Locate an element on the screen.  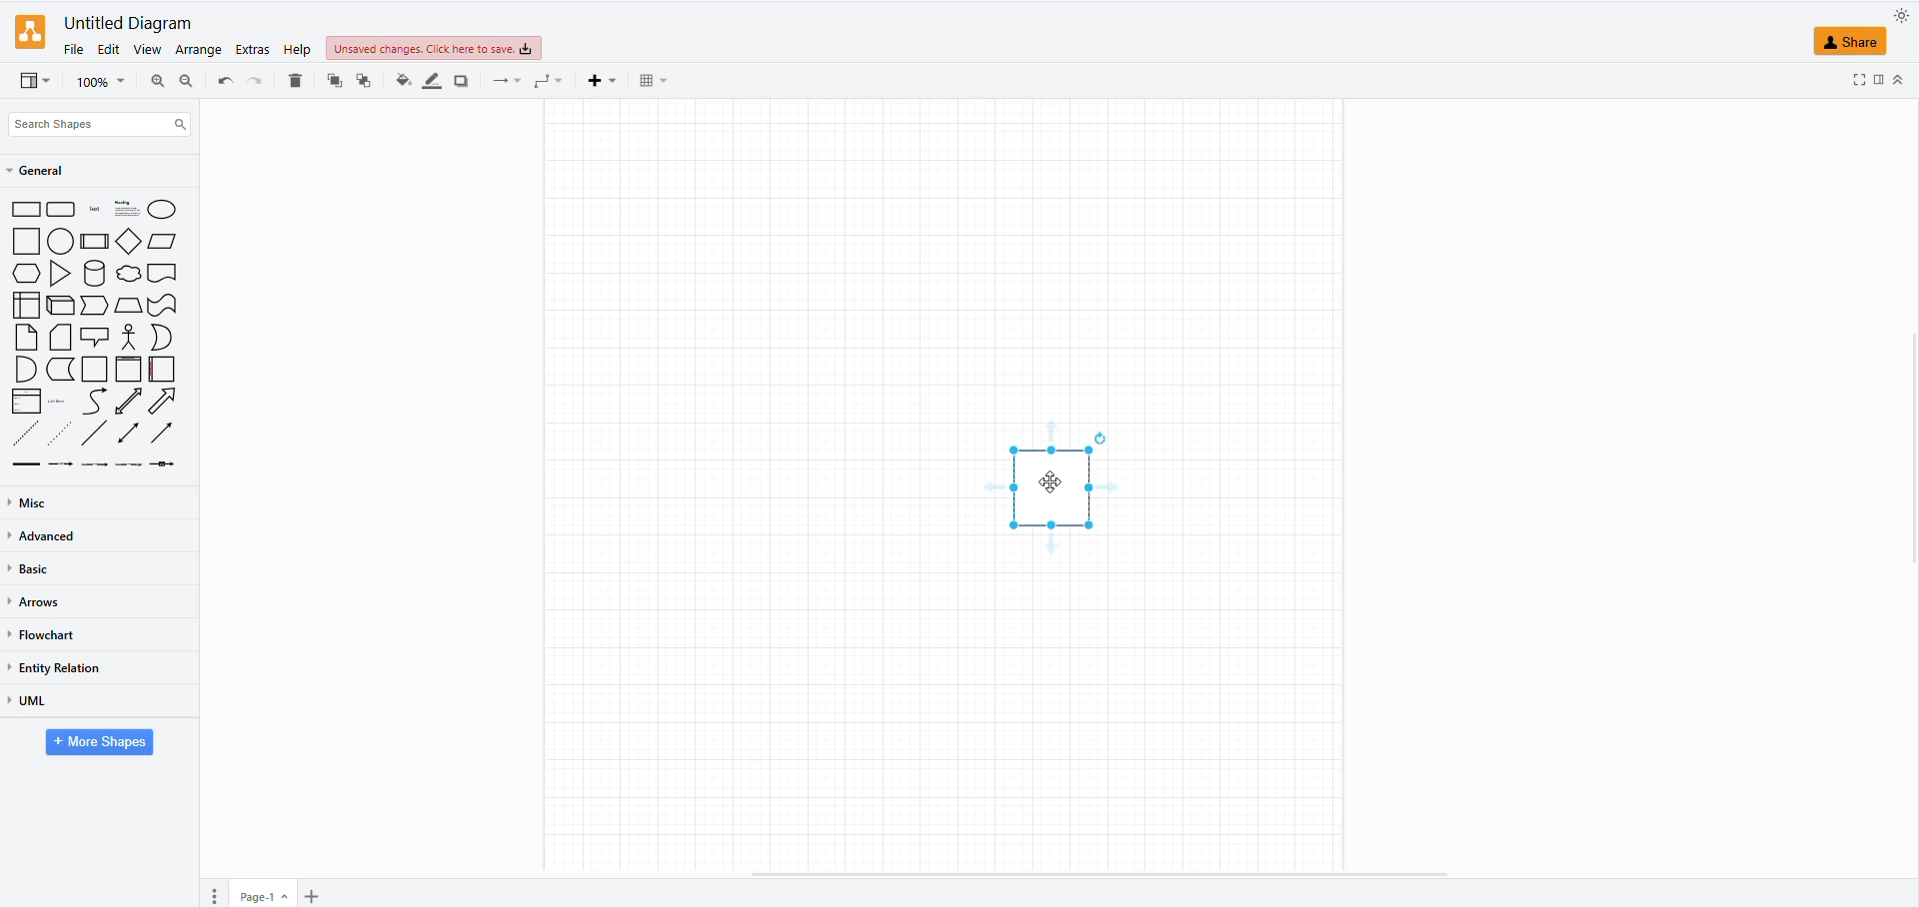
connector with label is located at coordinates (63, 466).